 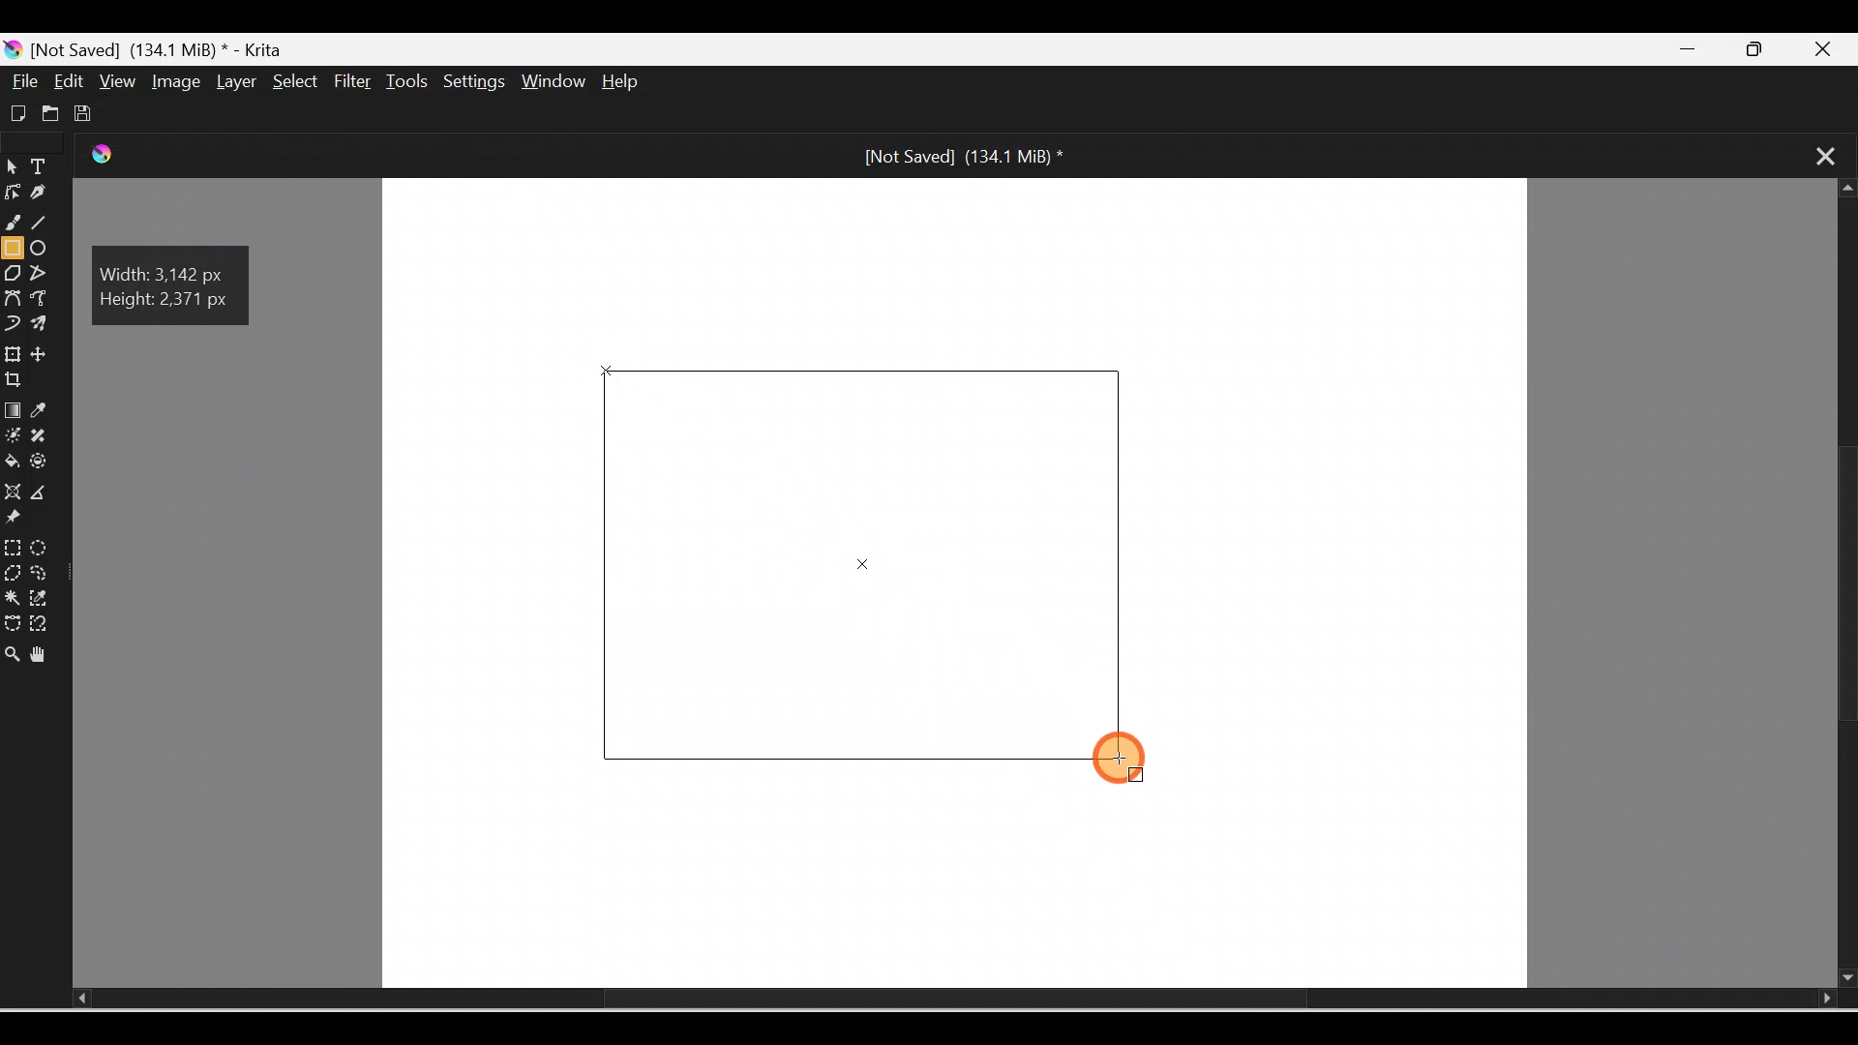 I want to click on Polygonal selection tool, so click(x=13, y=571).